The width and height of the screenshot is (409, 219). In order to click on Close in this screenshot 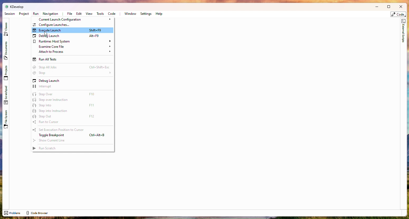, I will do `click(400, 7)`.